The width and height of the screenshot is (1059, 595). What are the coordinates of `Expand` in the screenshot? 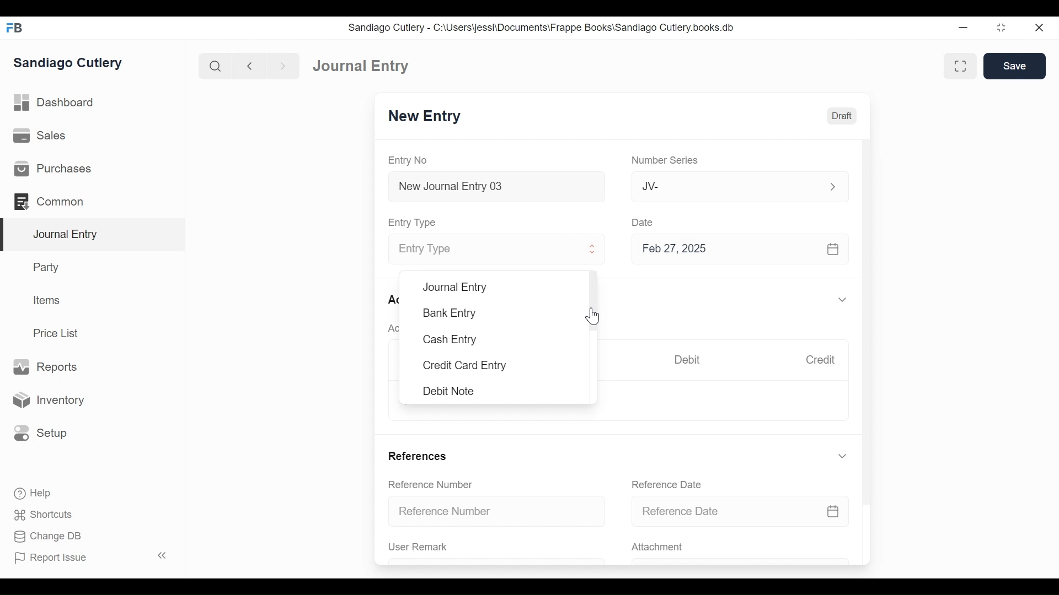 It's located at (844, 456).